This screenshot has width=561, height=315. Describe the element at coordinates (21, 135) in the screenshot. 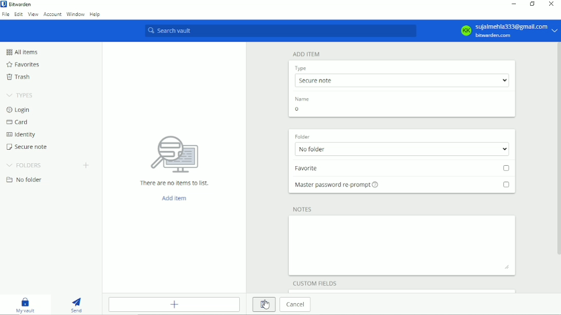

I see `Identity` at that location.